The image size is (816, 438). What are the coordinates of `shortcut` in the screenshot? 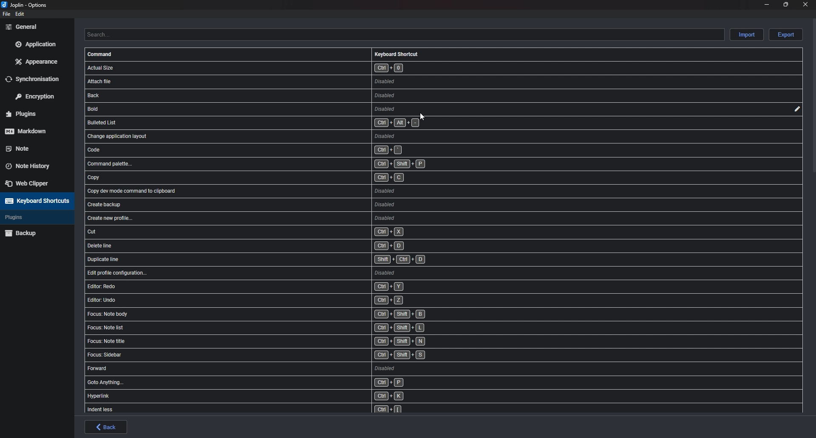 It's located at (290, 217).